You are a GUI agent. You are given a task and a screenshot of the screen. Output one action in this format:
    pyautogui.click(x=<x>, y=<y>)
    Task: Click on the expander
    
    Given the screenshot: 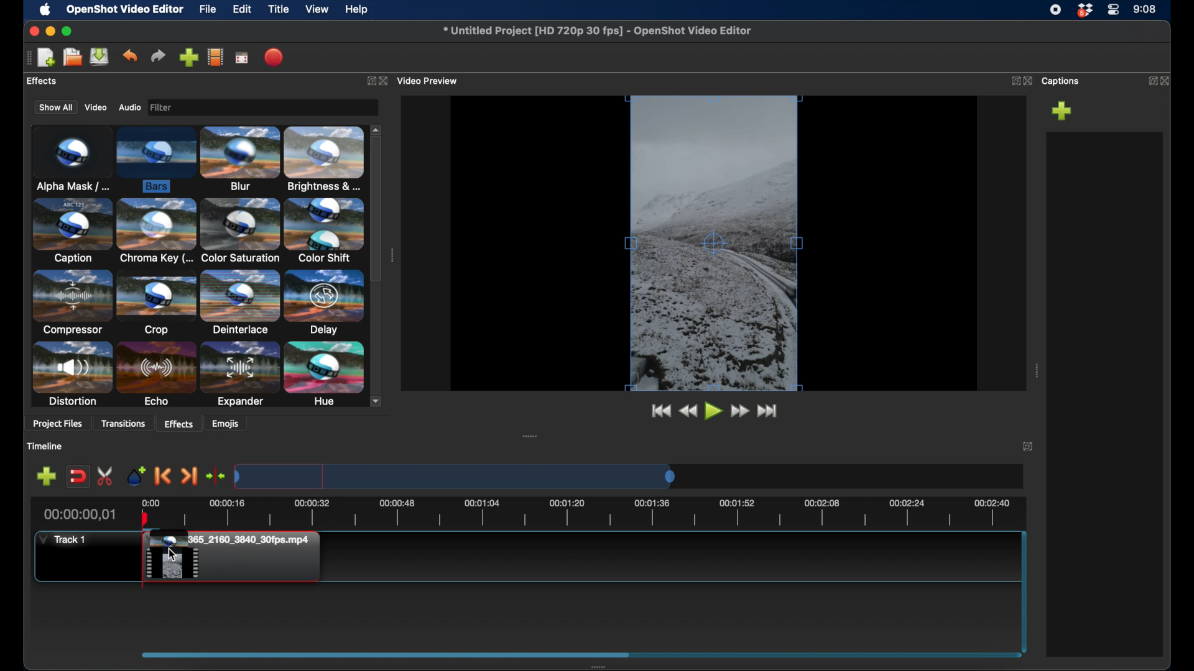 What is the action you would take?
    pyautogui.click(x=239, y=375)
    